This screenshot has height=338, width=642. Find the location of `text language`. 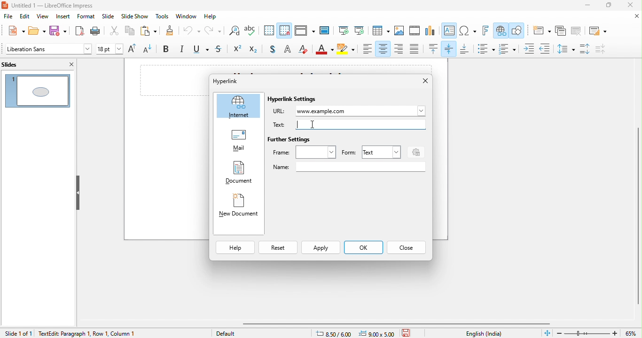

text language is located at coordinates (485, 333).